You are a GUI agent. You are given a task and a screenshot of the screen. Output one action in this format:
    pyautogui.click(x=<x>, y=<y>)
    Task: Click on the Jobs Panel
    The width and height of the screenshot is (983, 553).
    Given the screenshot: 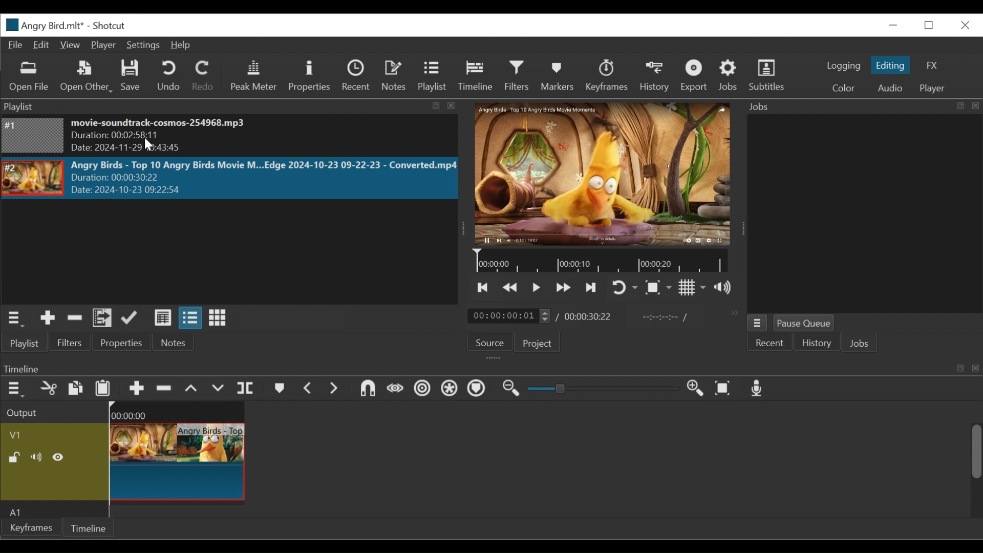 What is the action you would take?
    pyautogui.click(x=854, y=214)
    